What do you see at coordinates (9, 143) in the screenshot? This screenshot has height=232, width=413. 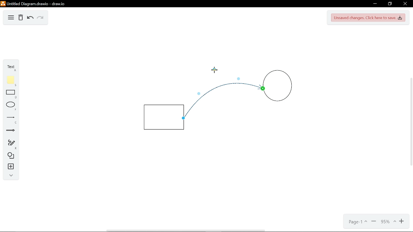 I see `Freehand` at bounding box center [9, 143].